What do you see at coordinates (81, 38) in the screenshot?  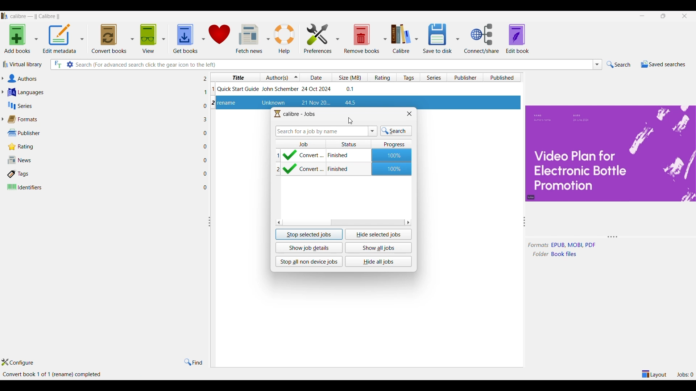 I see `` at bounding box center [81, 38].